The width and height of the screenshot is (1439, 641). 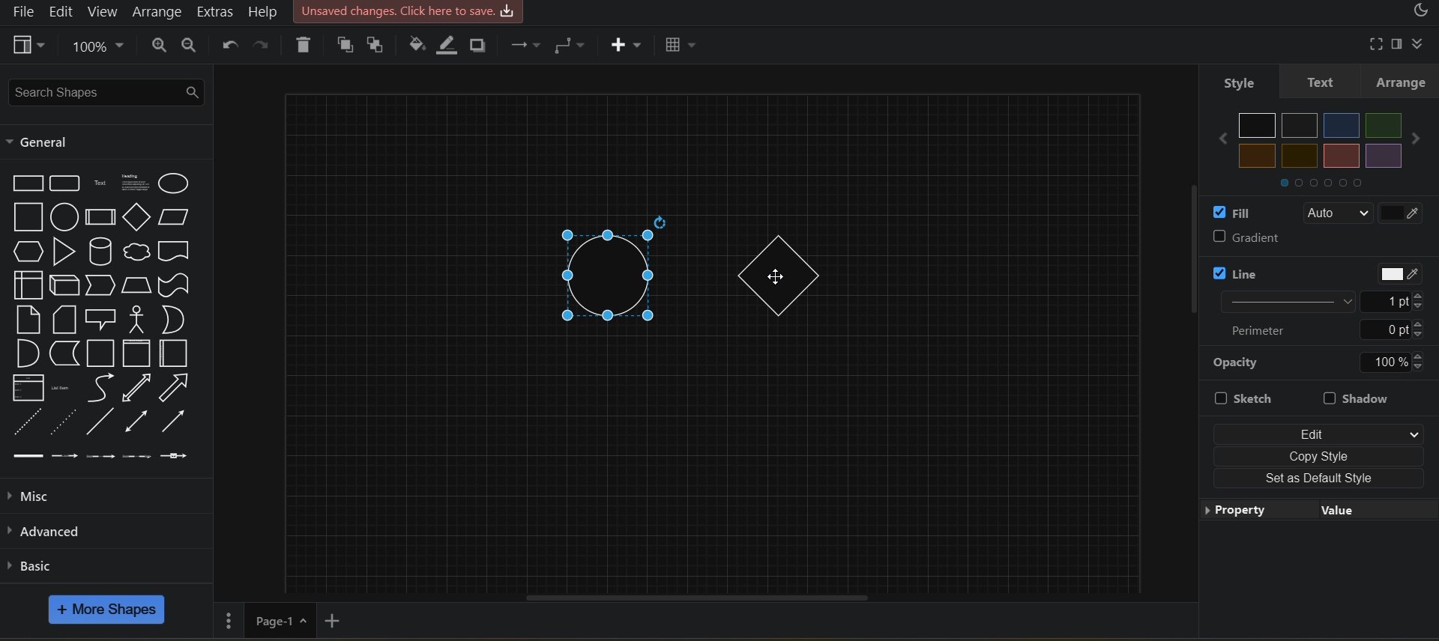 I want to click on Circle, so click(x=64, y=216).